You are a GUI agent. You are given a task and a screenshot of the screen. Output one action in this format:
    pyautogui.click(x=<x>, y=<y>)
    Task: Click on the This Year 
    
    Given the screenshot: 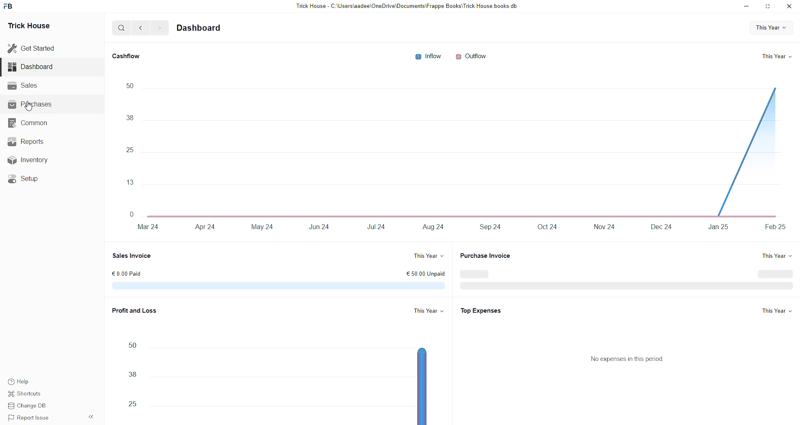 What is the action you would take?
    pyautogui.click(x=429, y=309)
    